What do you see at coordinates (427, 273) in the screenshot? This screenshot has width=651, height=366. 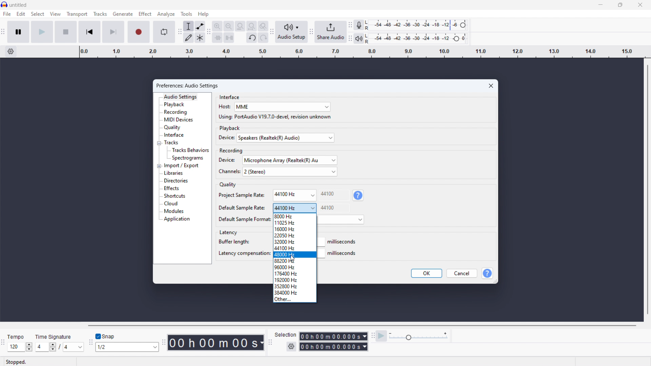 I see `ok` at bounding box center [427, 273].